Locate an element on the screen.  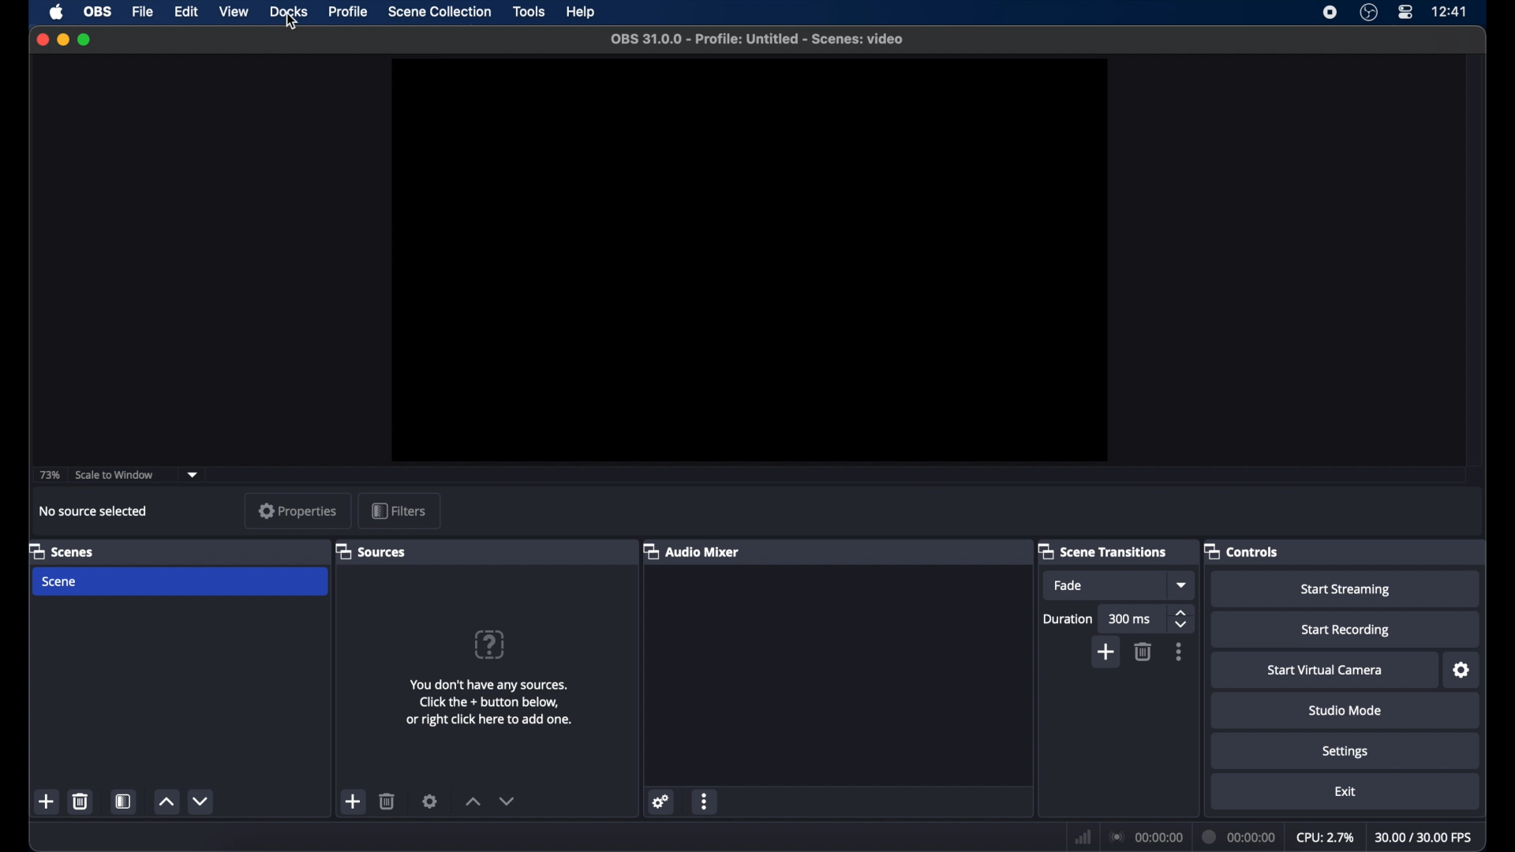
You don't have any sources.
Click the + button below,
or right click here to add one. is located at coordinates (492, 705).